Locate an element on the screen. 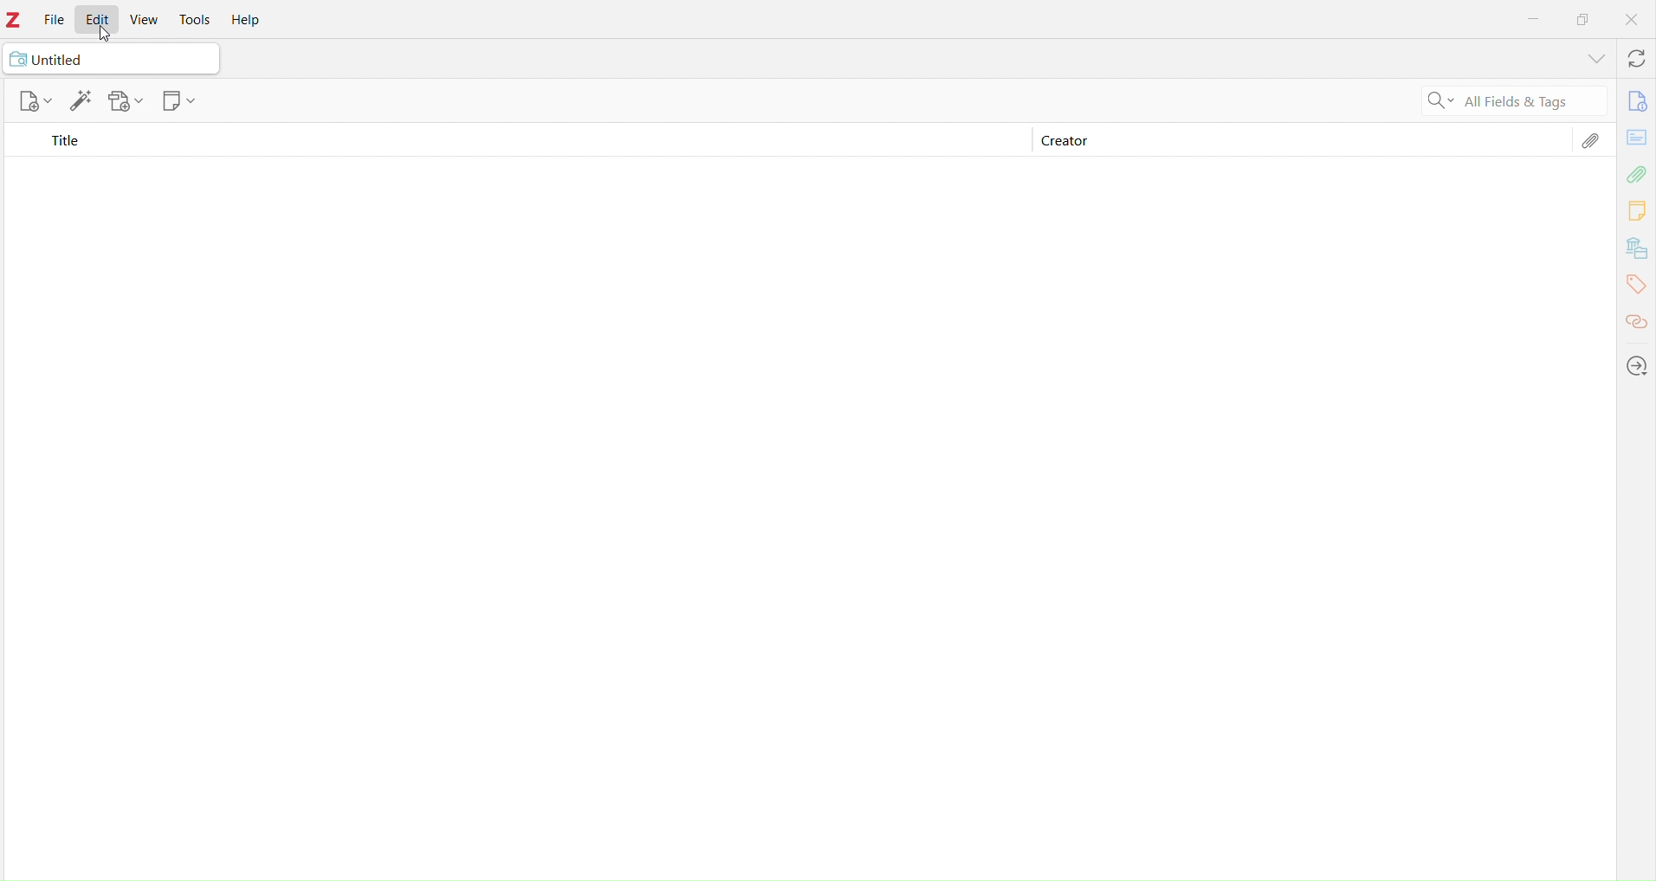  Info is located at coordinates (1634, 102).